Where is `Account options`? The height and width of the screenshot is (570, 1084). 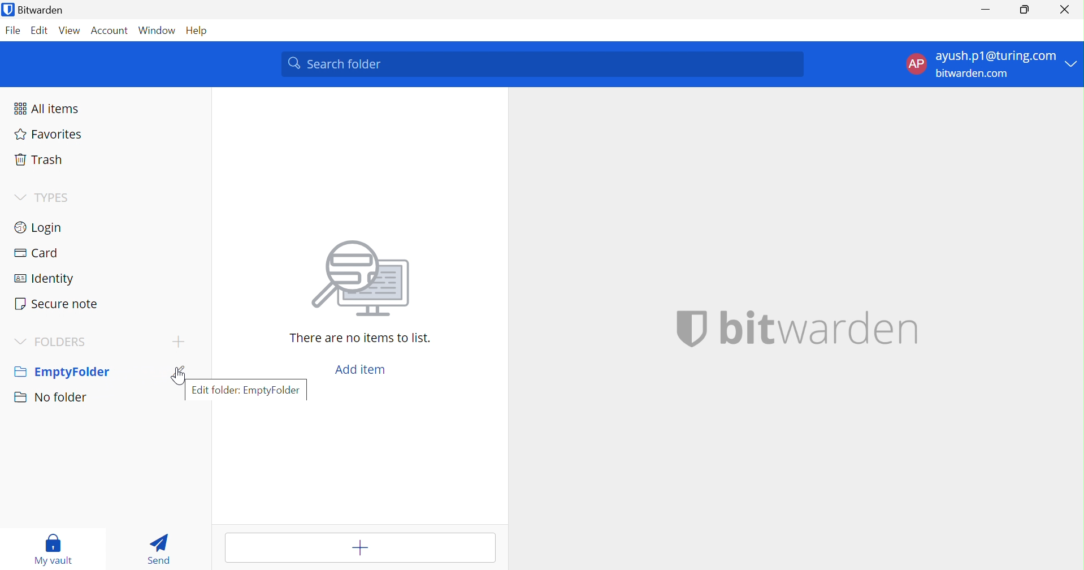 Account options is located at coordinates (992, 63).